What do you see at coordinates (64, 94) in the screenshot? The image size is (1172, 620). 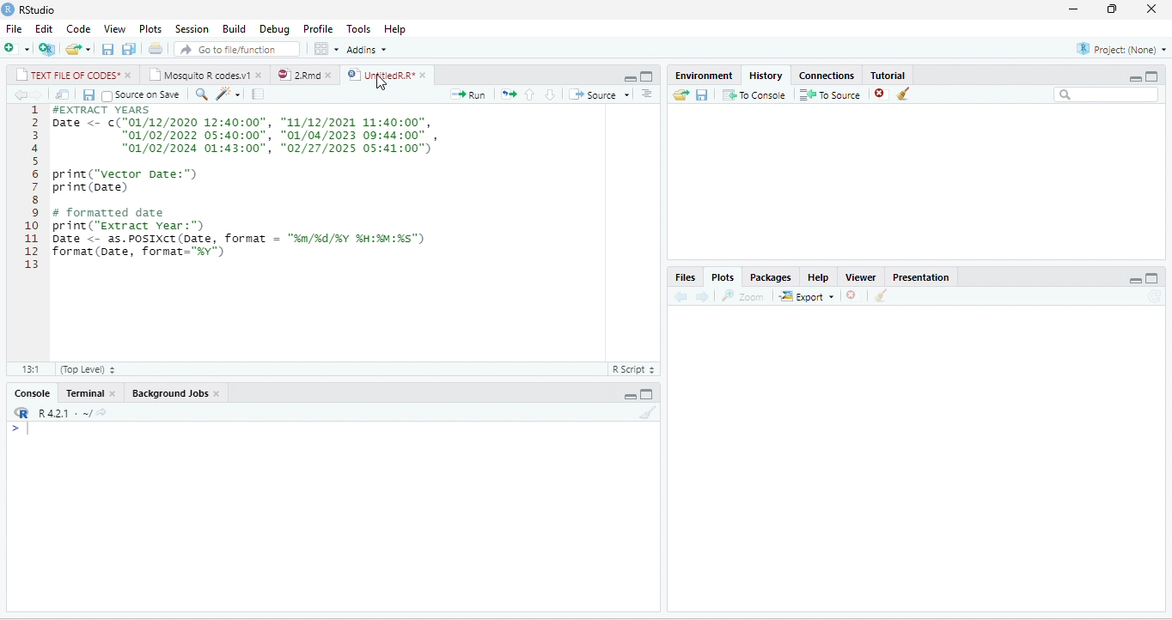 I see `open in new window` at bounding box center [64, 94].